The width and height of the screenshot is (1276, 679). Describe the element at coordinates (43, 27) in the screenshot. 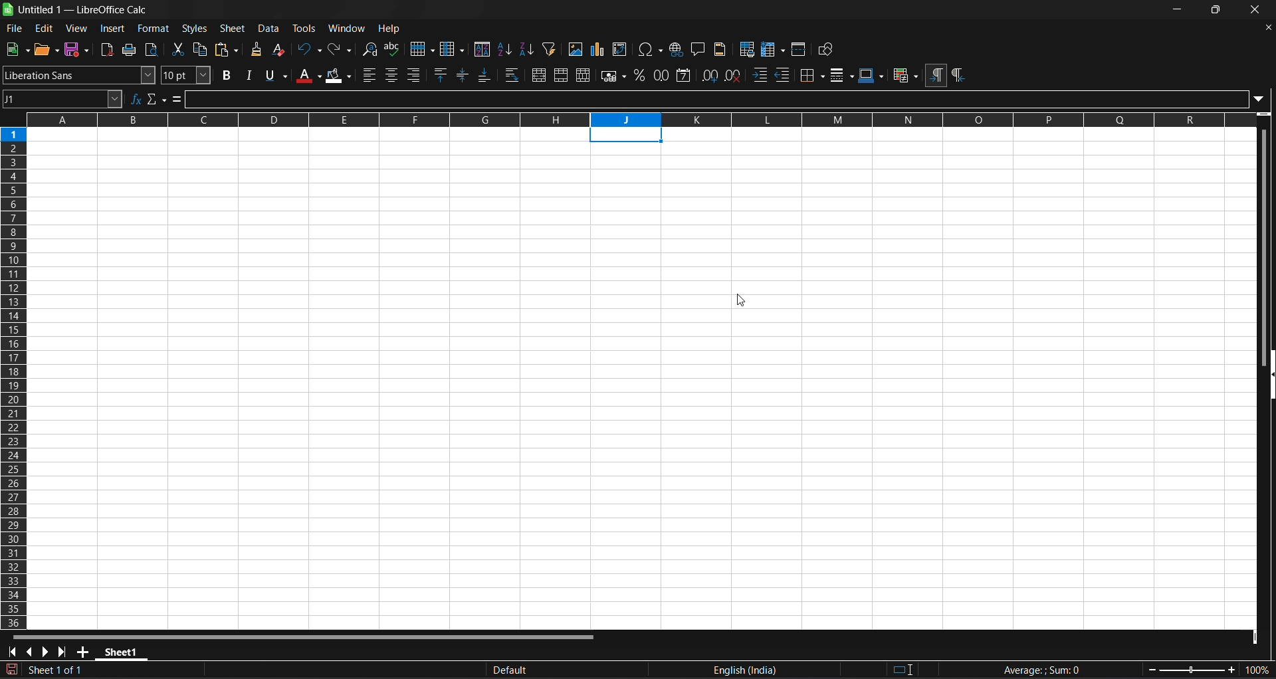

I see `edit` at that location.